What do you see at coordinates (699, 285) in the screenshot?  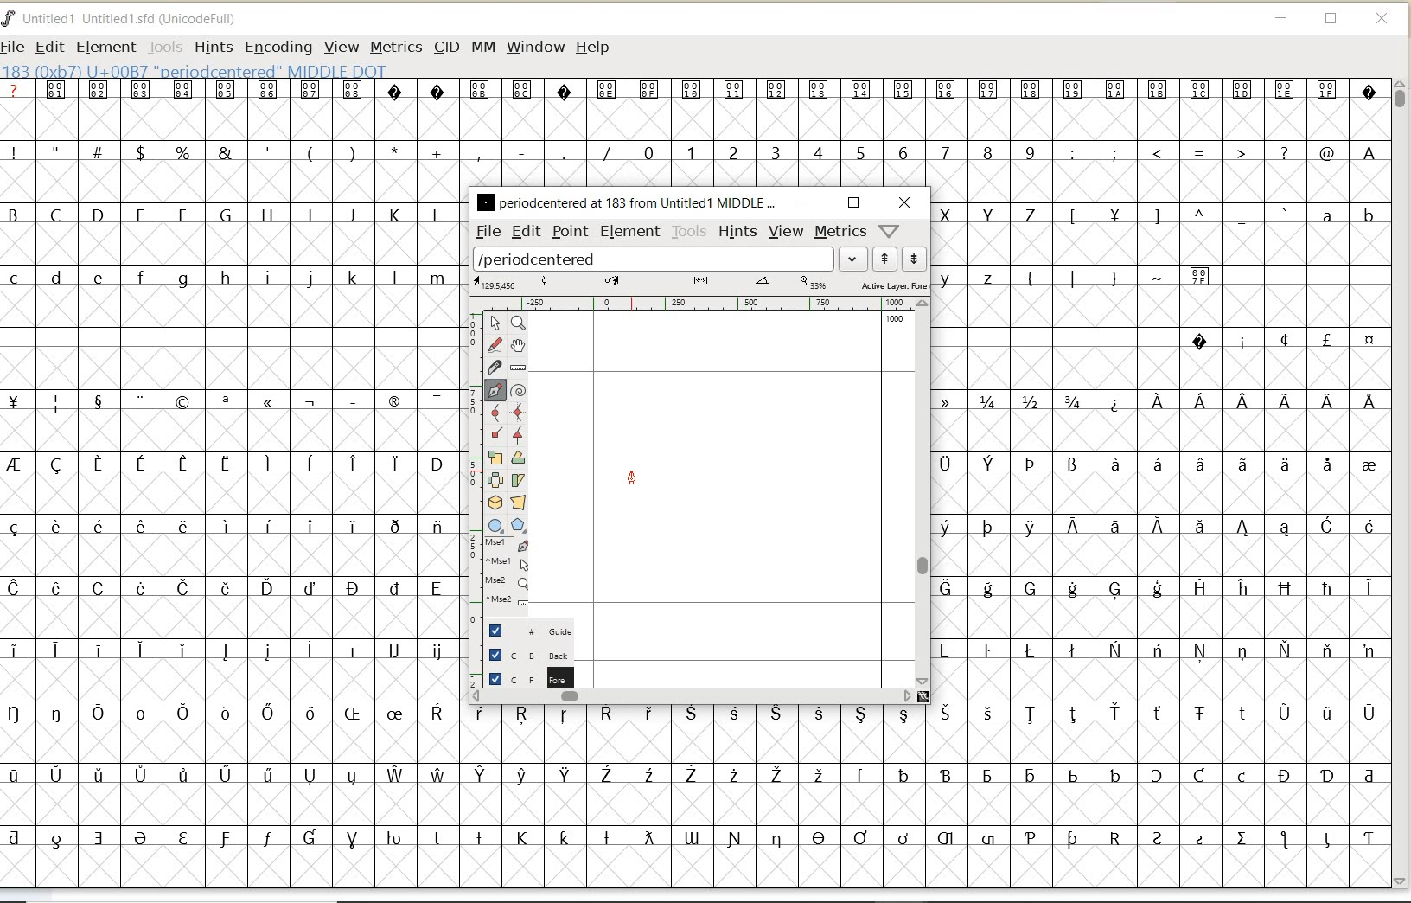 I see `active layer` at bounding box center [699, 285].